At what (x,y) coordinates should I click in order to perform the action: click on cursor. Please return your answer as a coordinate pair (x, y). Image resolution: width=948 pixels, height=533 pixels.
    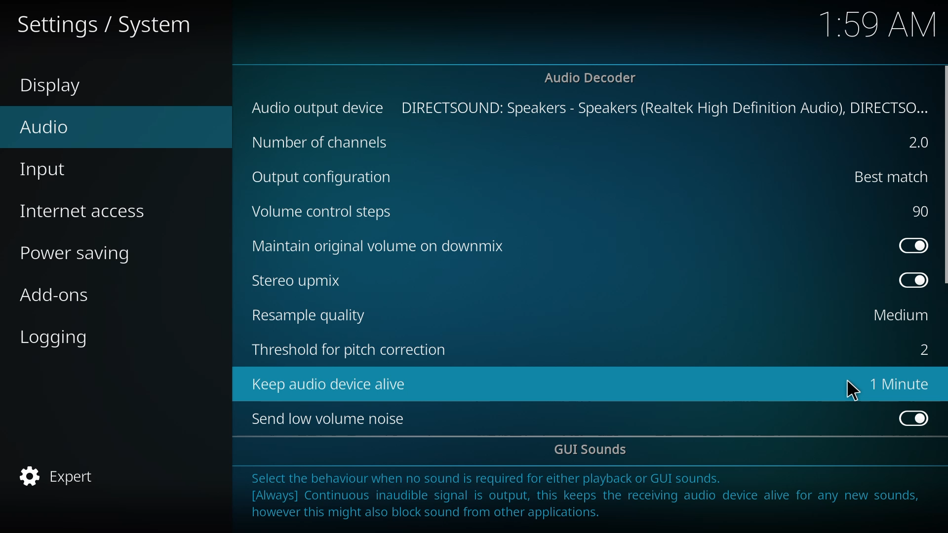
    Looking at the image, I should click on (855, 390).